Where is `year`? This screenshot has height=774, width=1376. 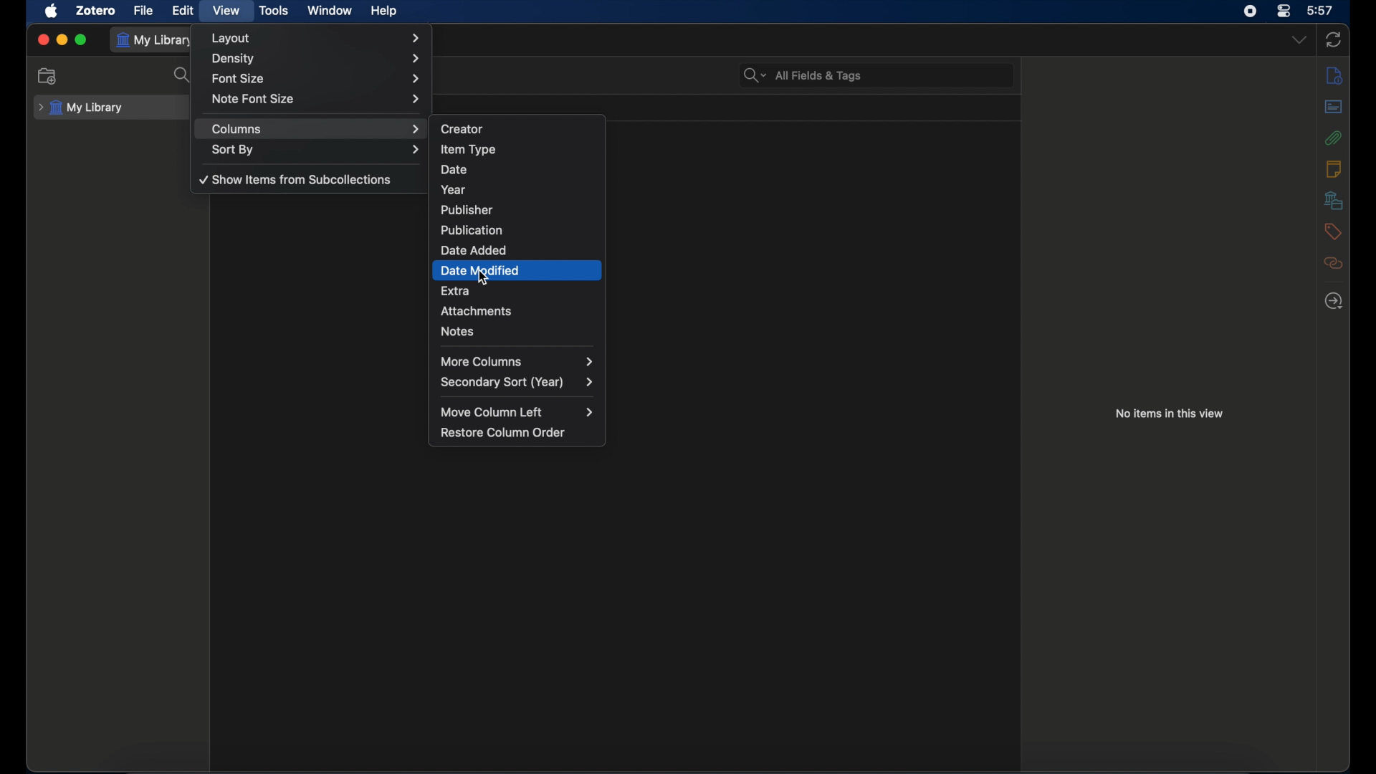
year is located at coordinates (517, 188).